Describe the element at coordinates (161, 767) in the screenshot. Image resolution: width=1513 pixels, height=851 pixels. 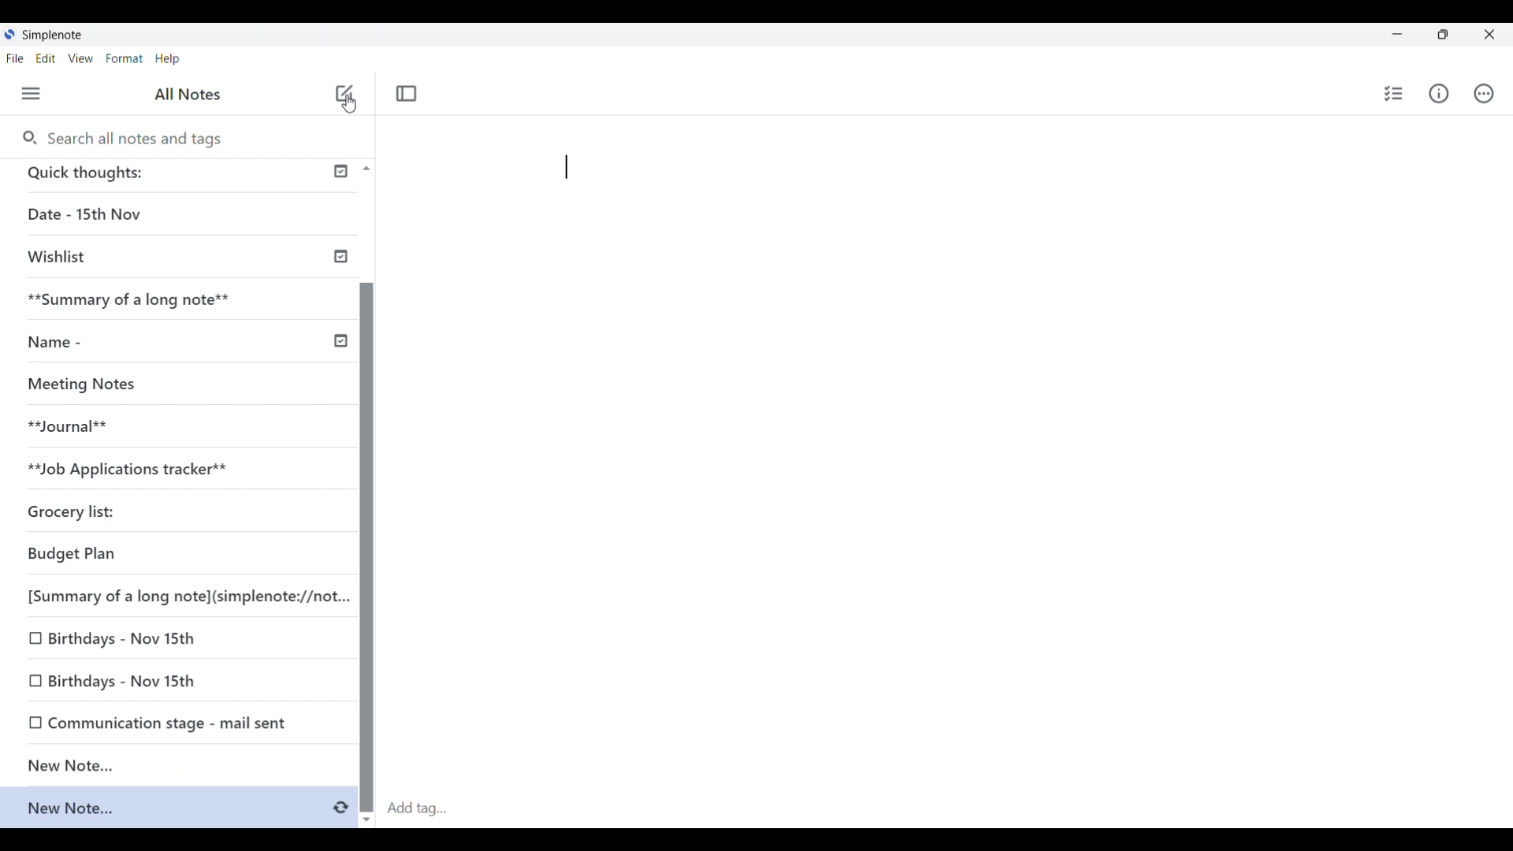
I see `New Note...` at that location.